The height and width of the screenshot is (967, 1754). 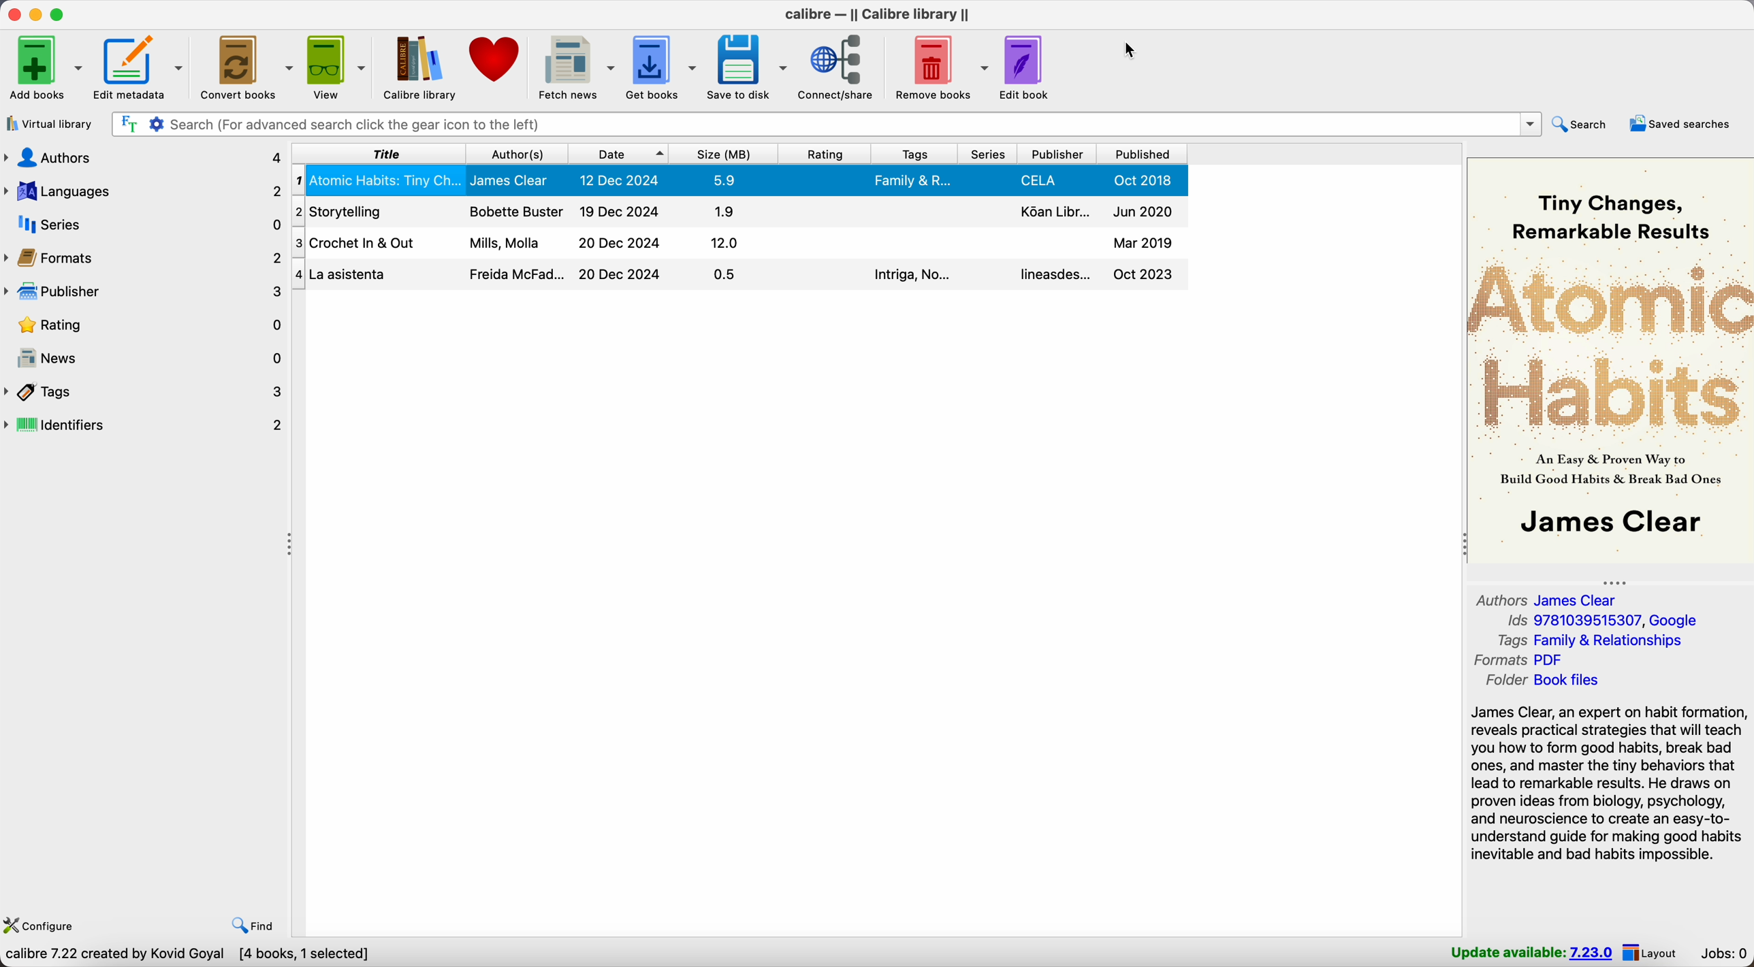 I want to click on save to disk, so click(x=746, y=65).